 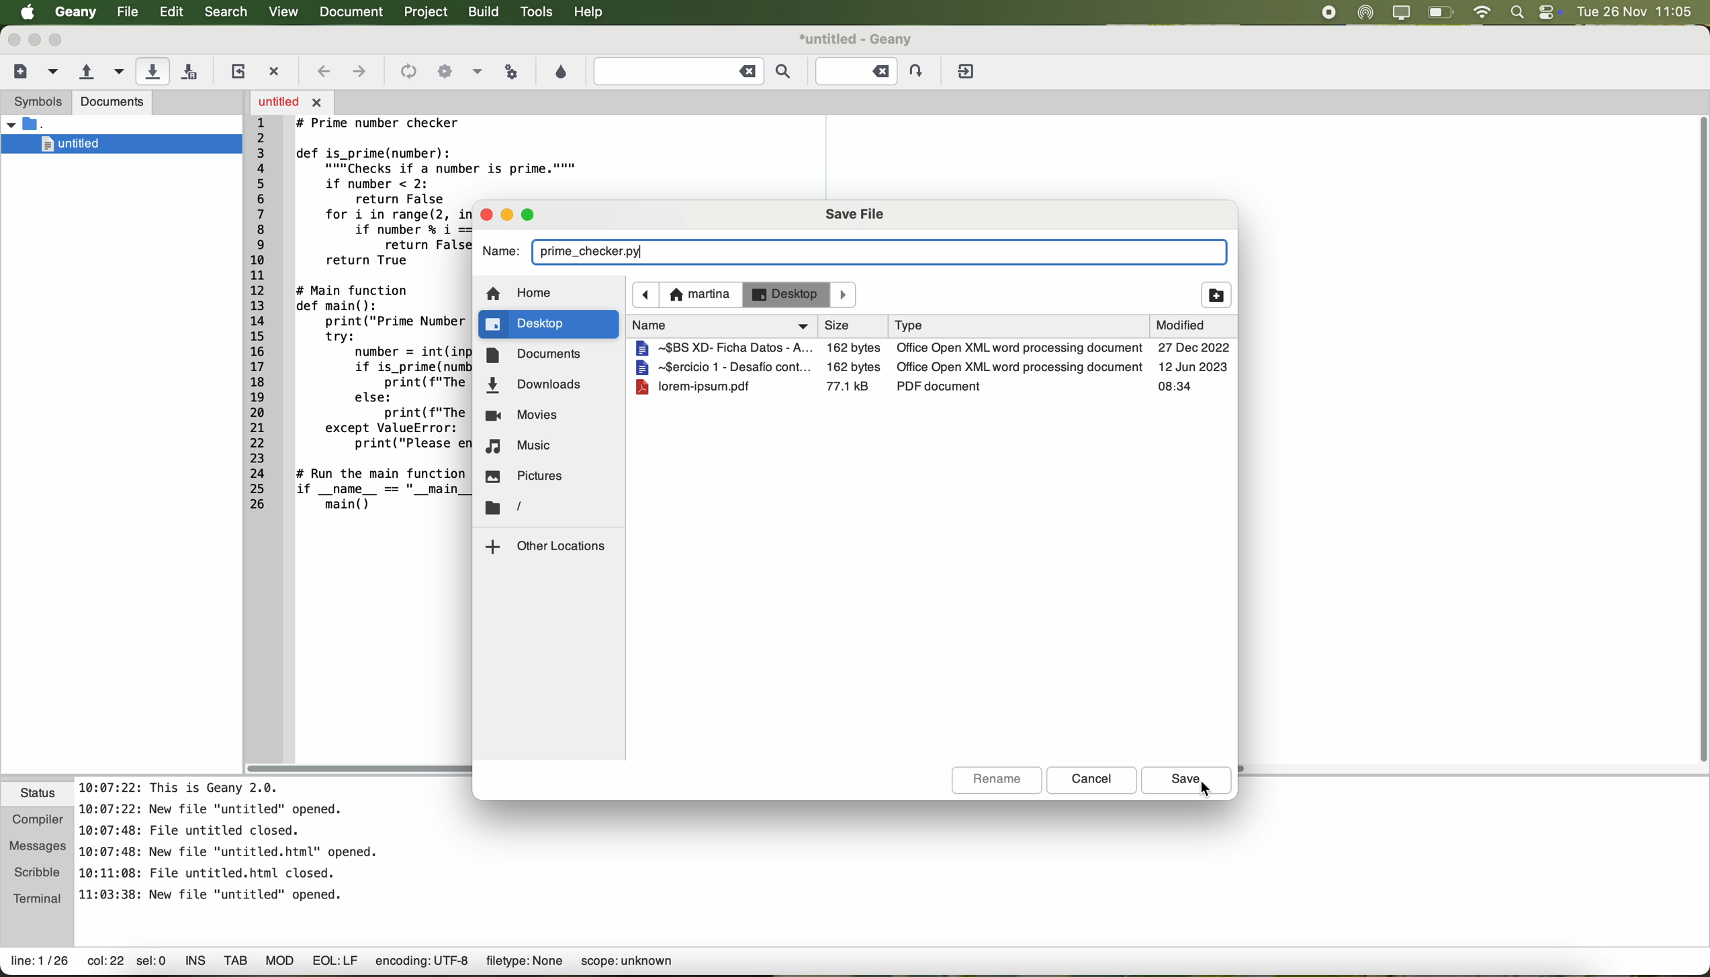 What do you see at coordinates (1092, 780) in the screenshot?
I see `cancel button` at bounding box center [1092, 780].